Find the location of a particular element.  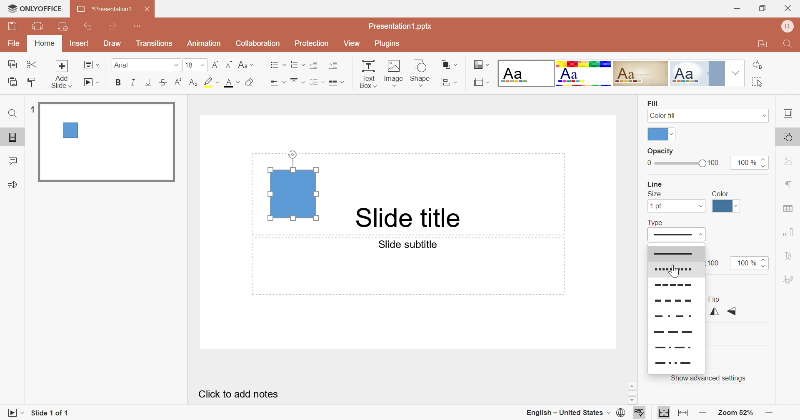

line is located at coordinates (677, 347).